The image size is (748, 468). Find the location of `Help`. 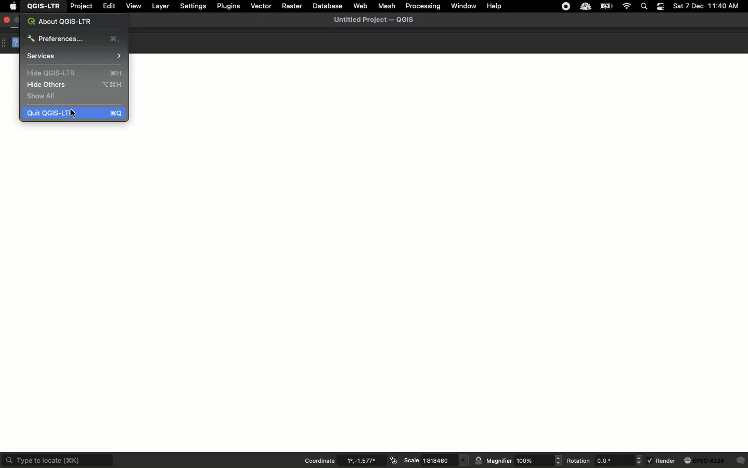

Help is located at coordinates (16, 43).